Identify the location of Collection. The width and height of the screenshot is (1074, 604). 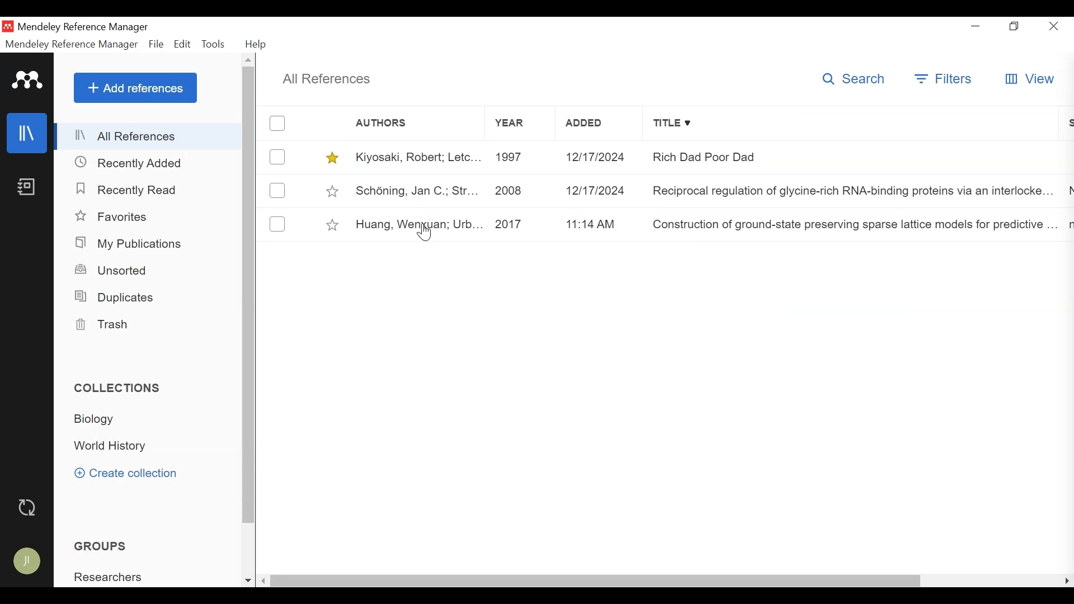
(98, 421).